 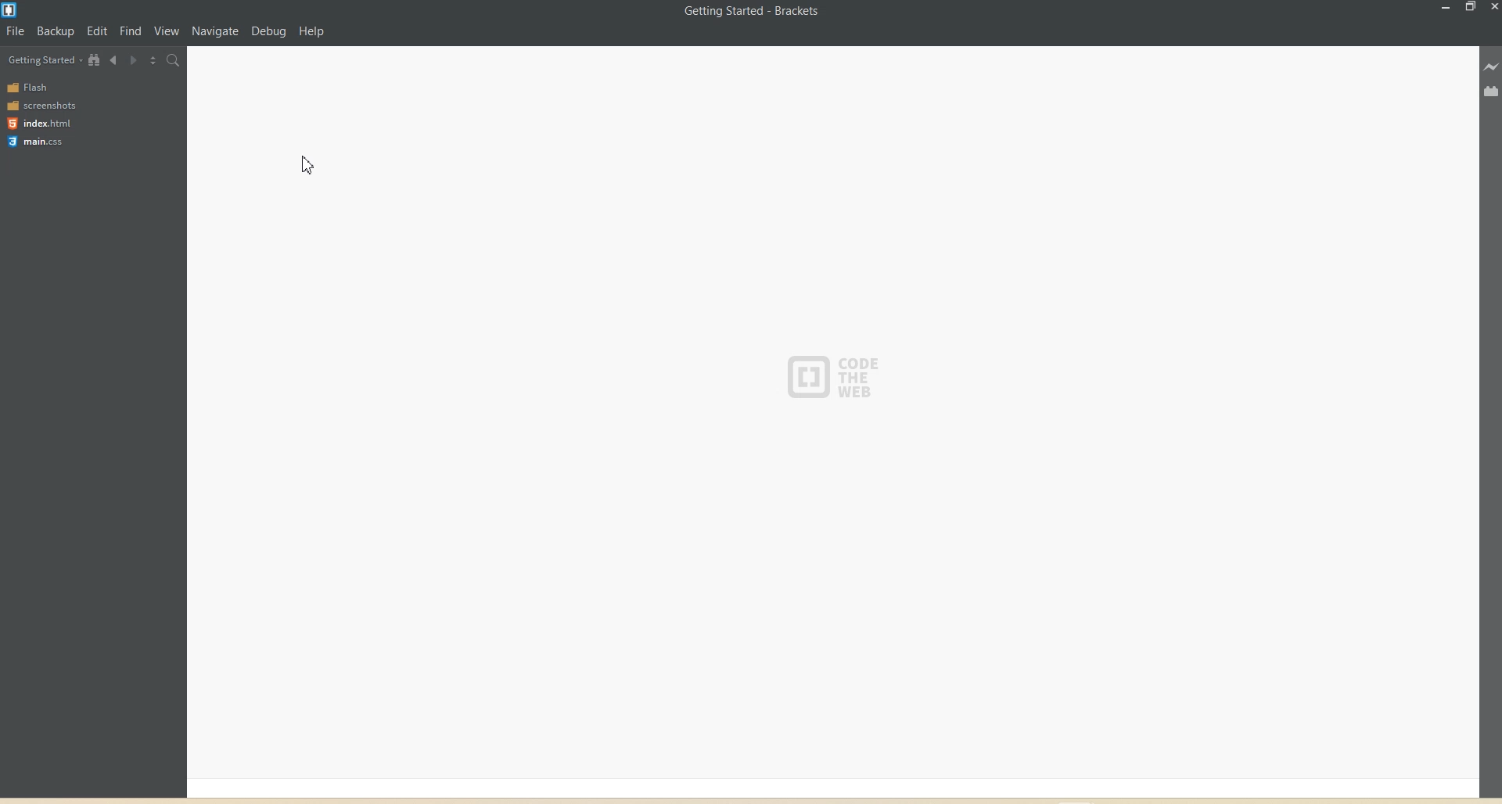 What do you see at coordinates (321, 29) in the screenshot?
I see `Help` at bounding box center [321, 29].